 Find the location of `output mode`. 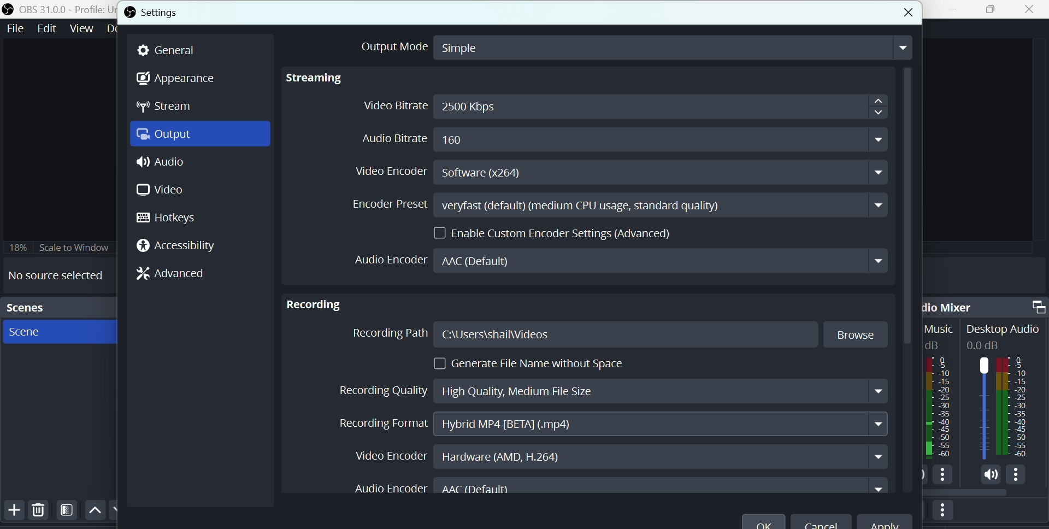

output mode is located at coordinates (633, 46).